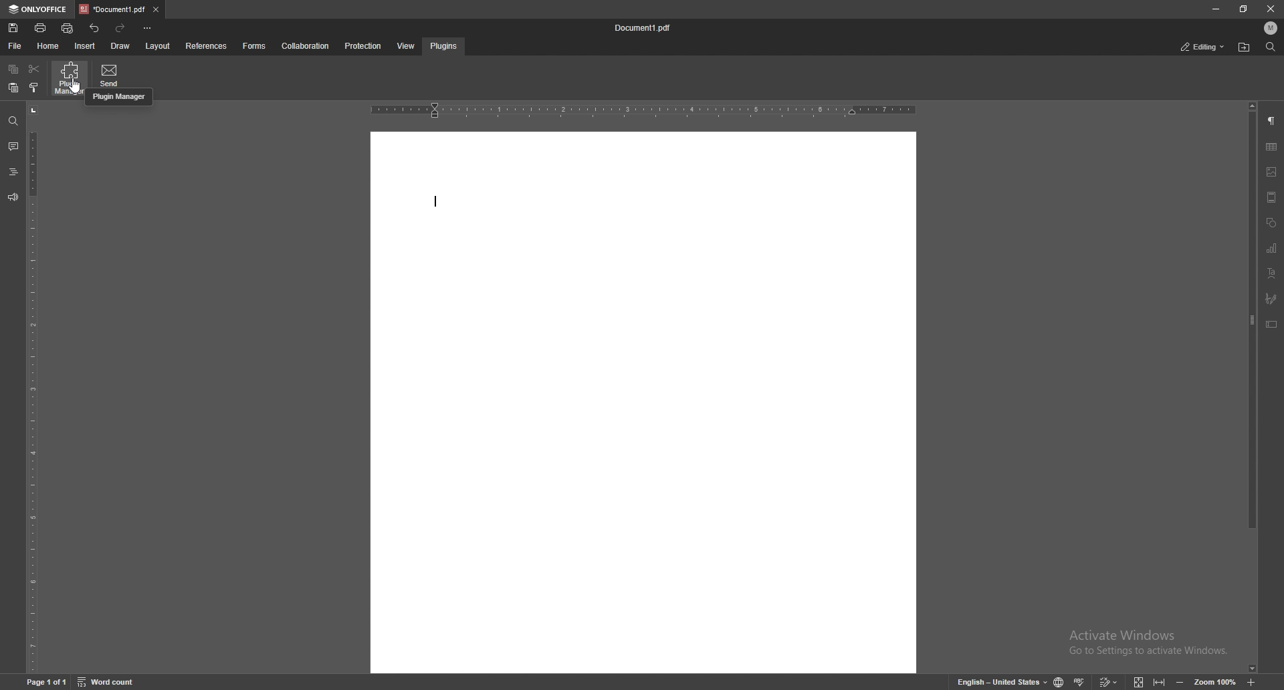 Image resolution: width=1284 pixels, height=690 pixels. What do you see at coordinates (363, 45) in the screenshot?
I see `protection` at bounding box center [363, 45].